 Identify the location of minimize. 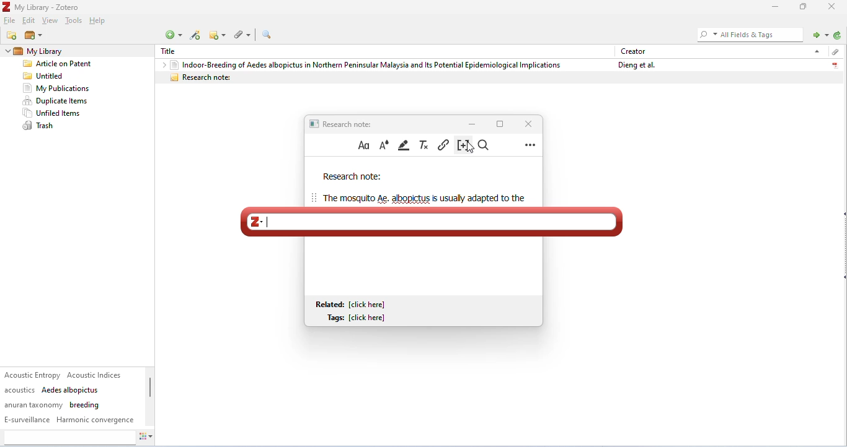
(472, 123).